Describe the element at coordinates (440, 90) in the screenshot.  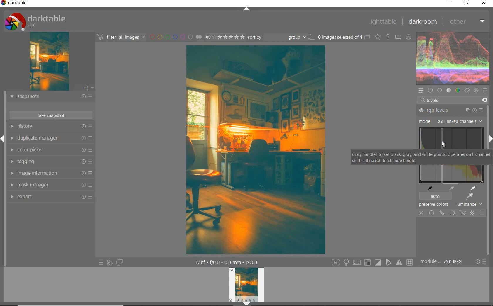
I see `base` at that location.